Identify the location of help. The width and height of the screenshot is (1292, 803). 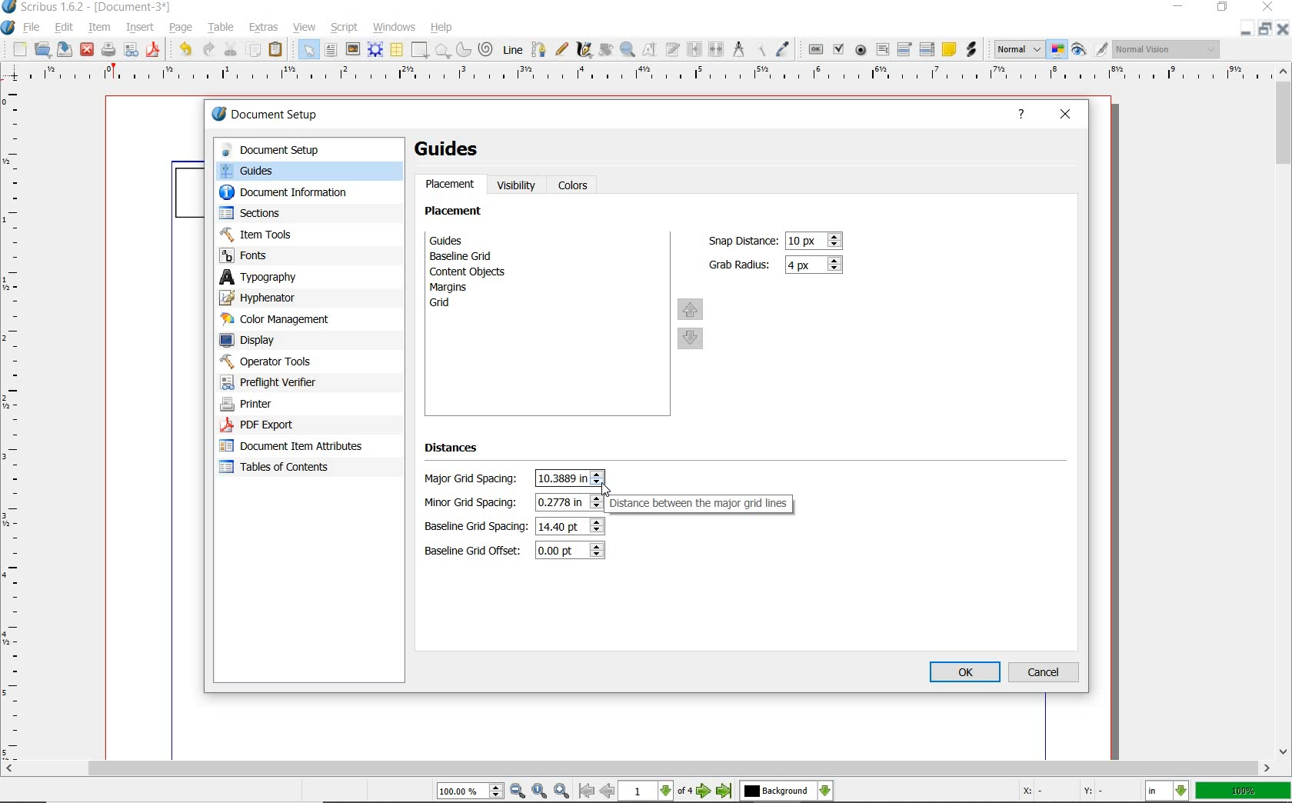
(441, 28).